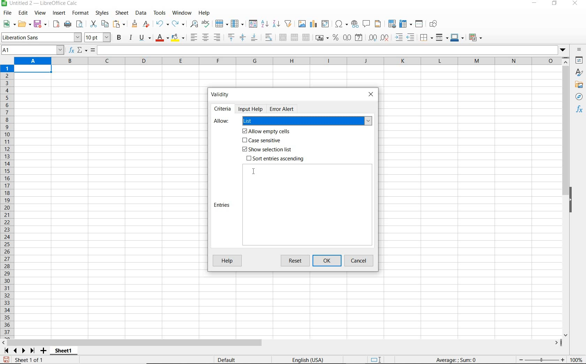  Describe the element at coordinates (412, 37) in the screenshot. I see `decrease indent` at that location.